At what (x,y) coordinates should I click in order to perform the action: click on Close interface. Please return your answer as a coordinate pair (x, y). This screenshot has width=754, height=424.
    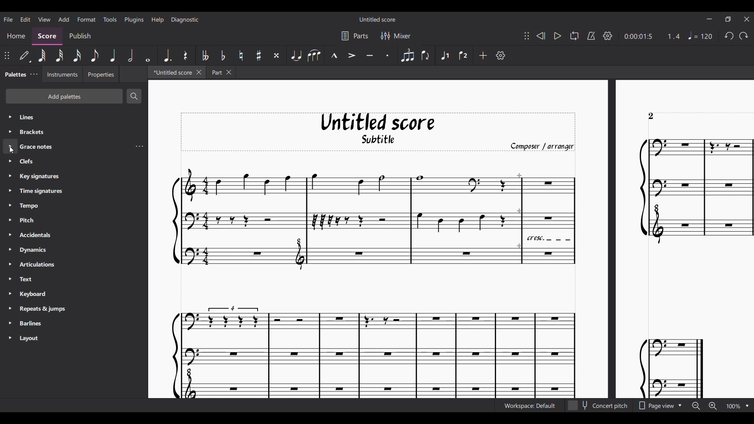
    Looking at the image, I should click on (747, 19).